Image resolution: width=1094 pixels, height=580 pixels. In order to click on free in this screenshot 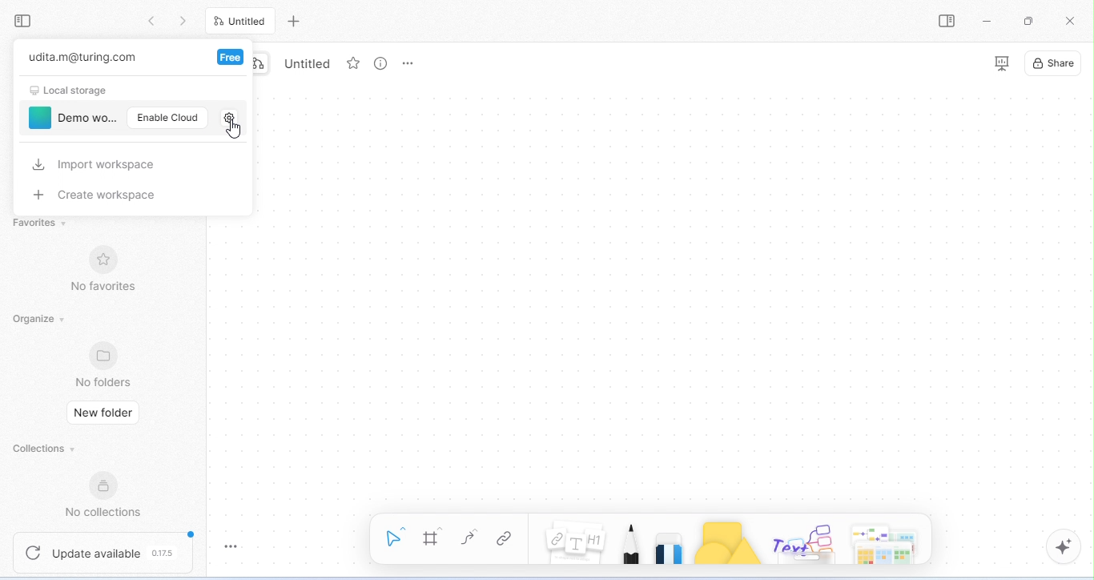, I will do `click(231, 56)`.